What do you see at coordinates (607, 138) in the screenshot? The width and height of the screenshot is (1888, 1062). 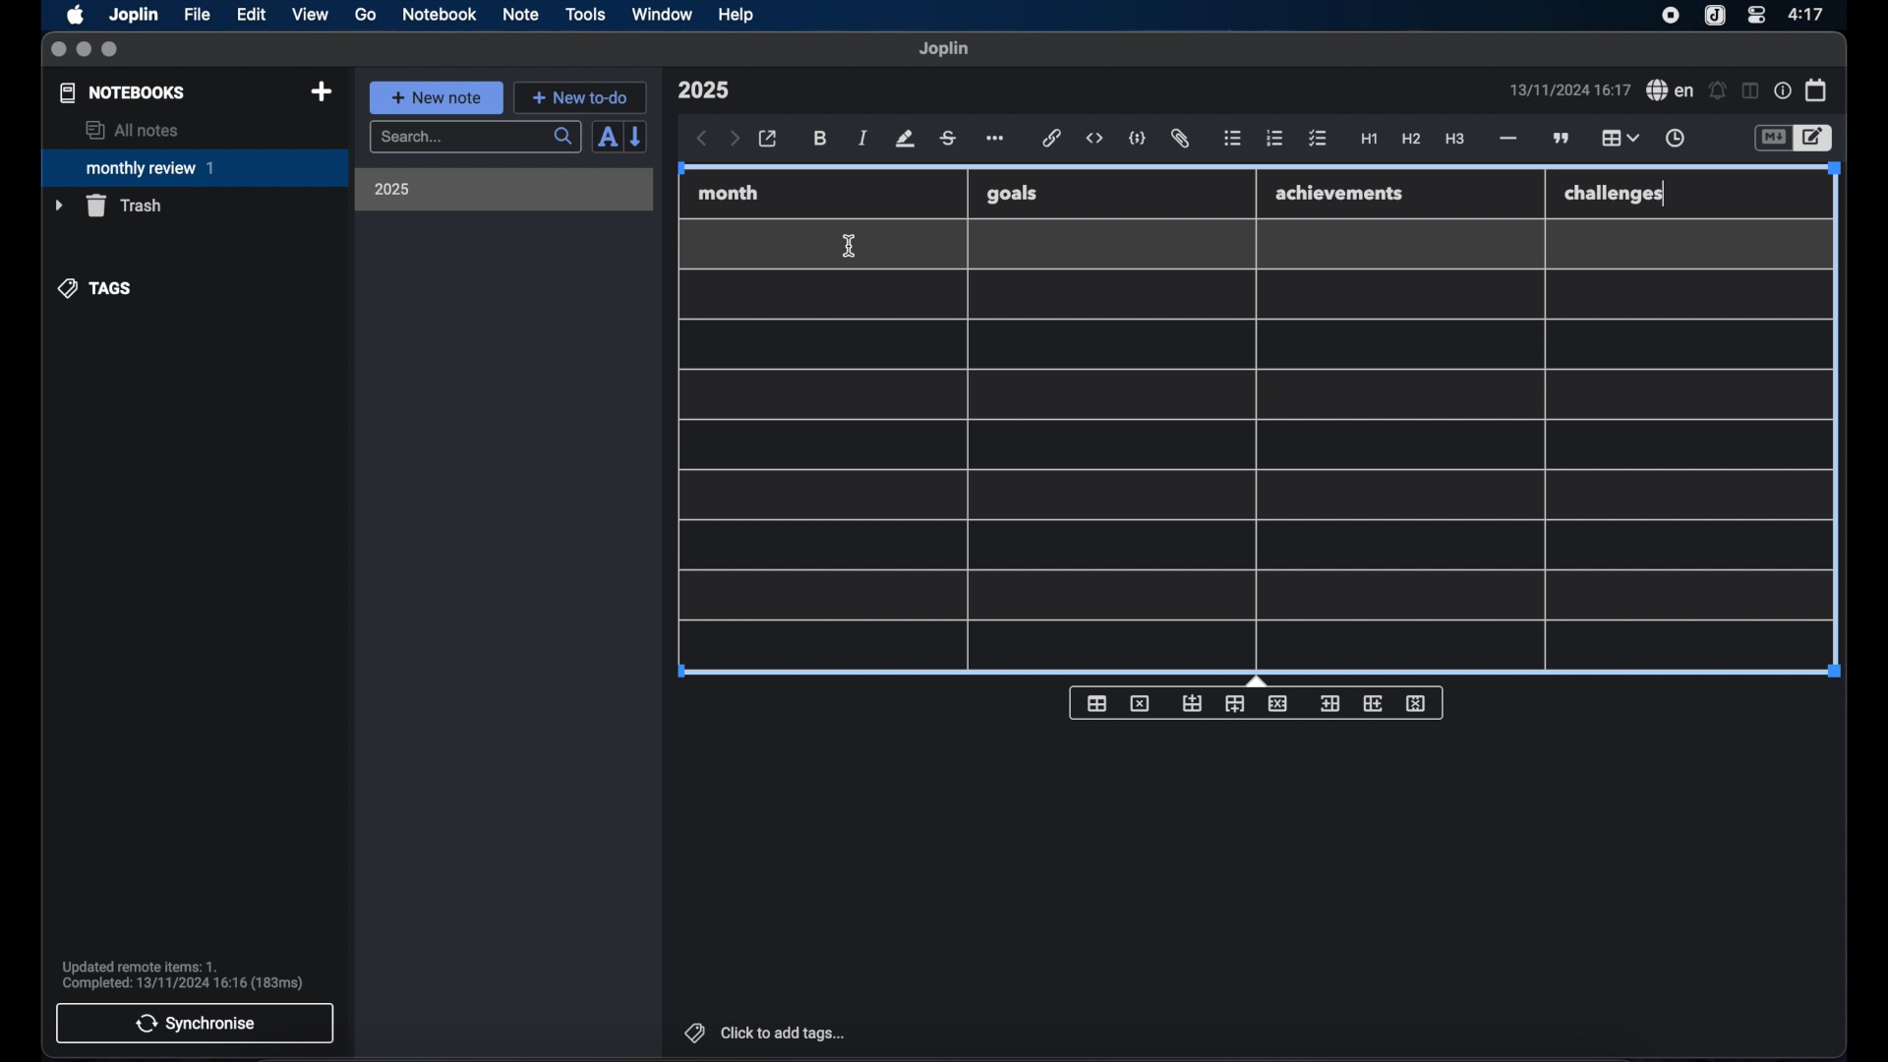 I see `sort order field` at bounding box center [607, 138].